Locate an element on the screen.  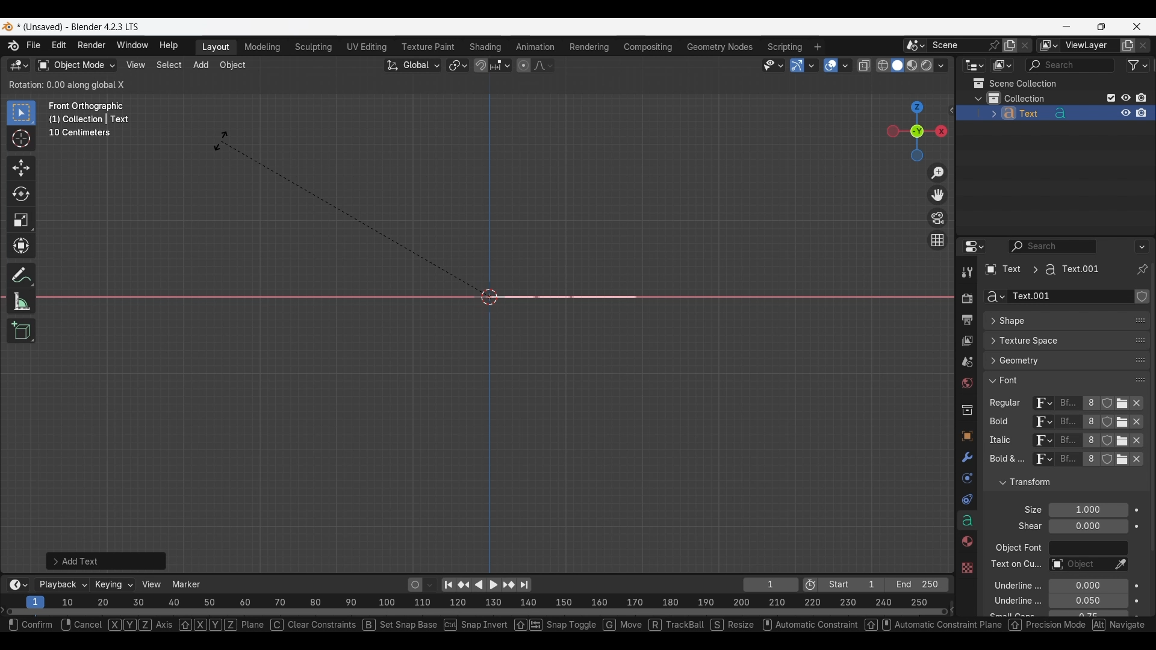
Editor type is located at coordinates (974, 65).